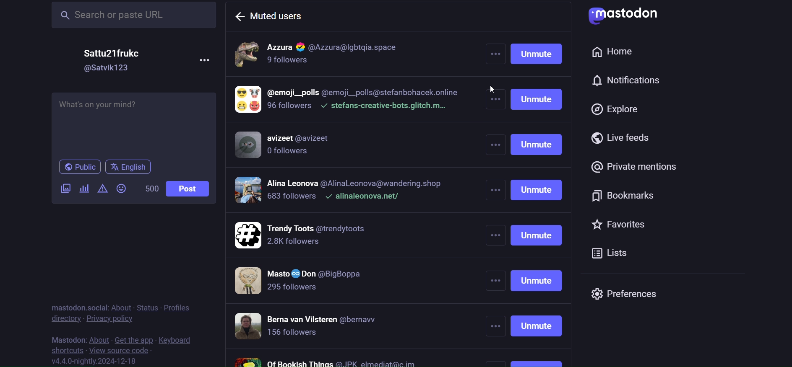  I want to click on muted accounts 5, so click(312, 237).